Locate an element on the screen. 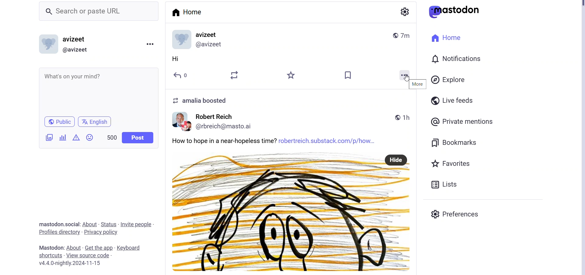 The height and width of the screenshot is (275, 585). preferences is located at coordinates (456, 213).